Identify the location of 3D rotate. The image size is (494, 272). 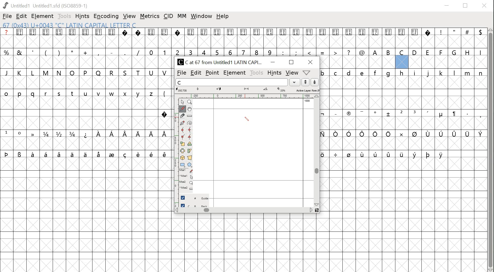
(183, 158).